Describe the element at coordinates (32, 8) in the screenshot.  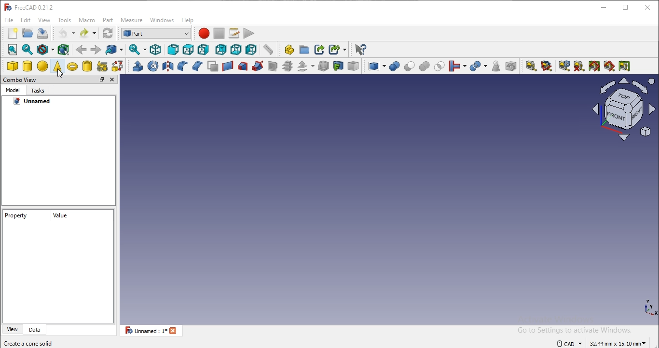
I see `text` at that location.